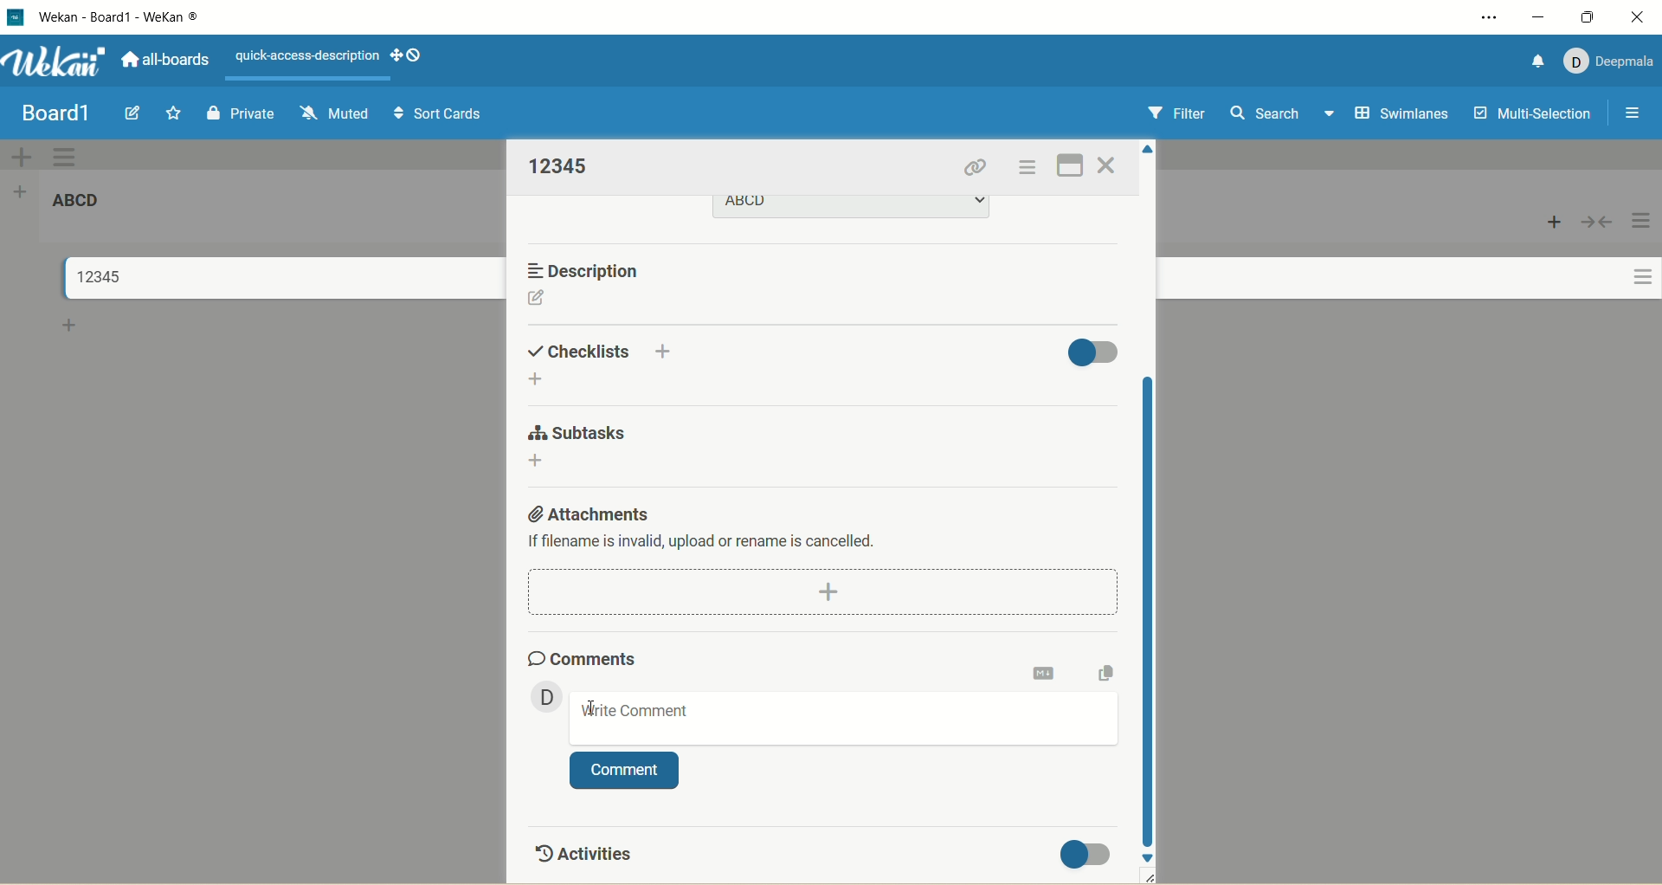 This screenshot has height=885, width=1662. What do you see at coordinates (1595, 223) in the screenshot?
I see `collapse` at bounding box center [1595, 223].